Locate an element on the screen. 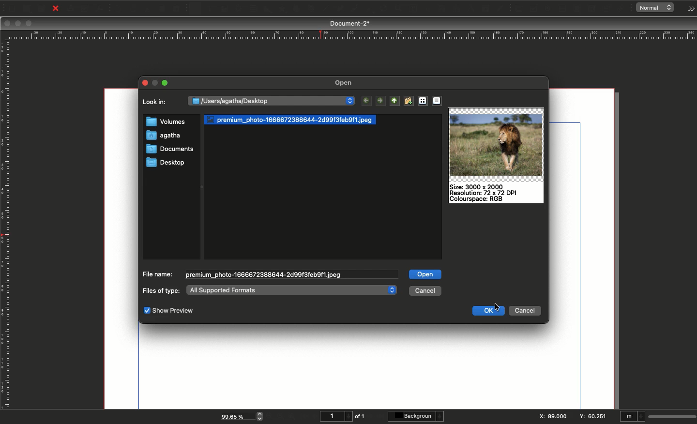  Preflight verifier is located at coordinates (86, 10).